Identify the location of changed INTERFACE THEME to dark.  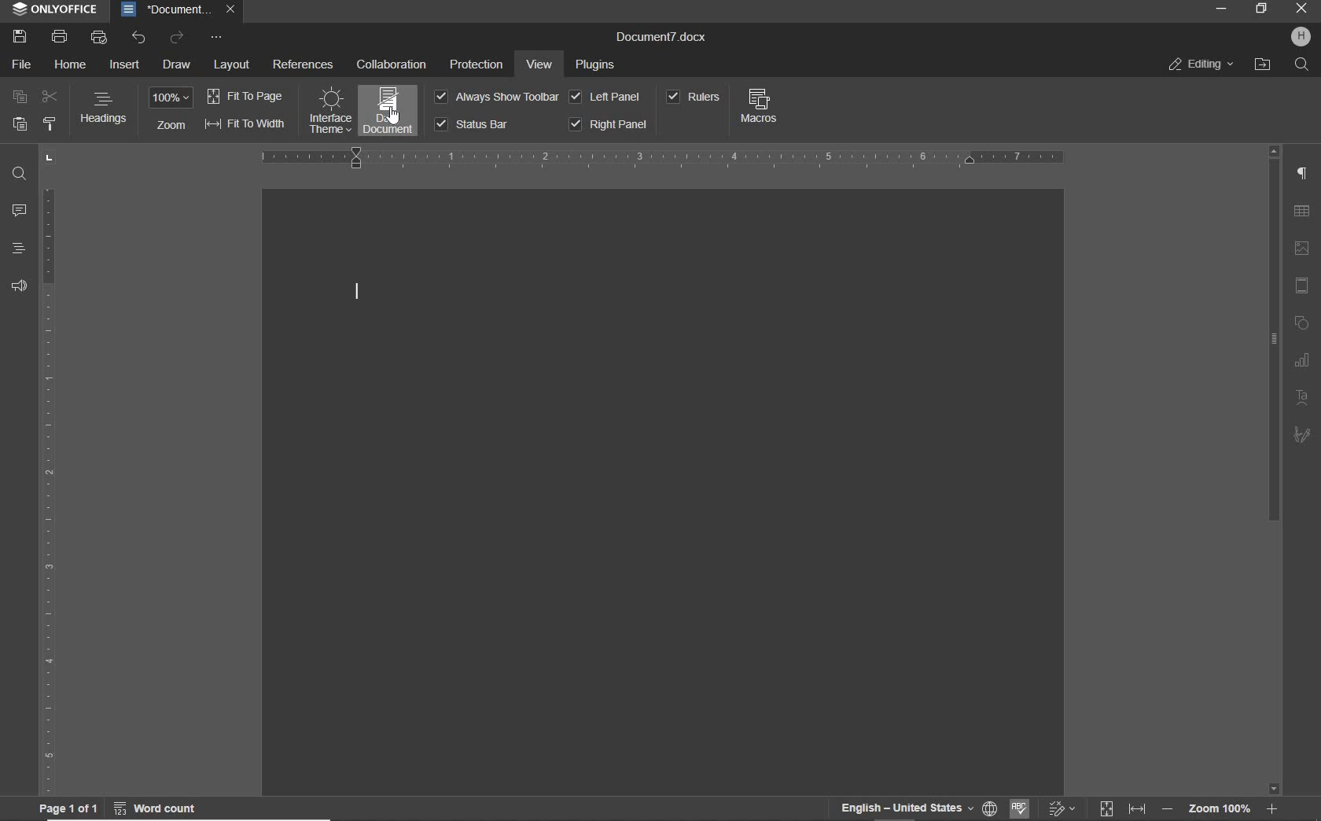
(331, 112).